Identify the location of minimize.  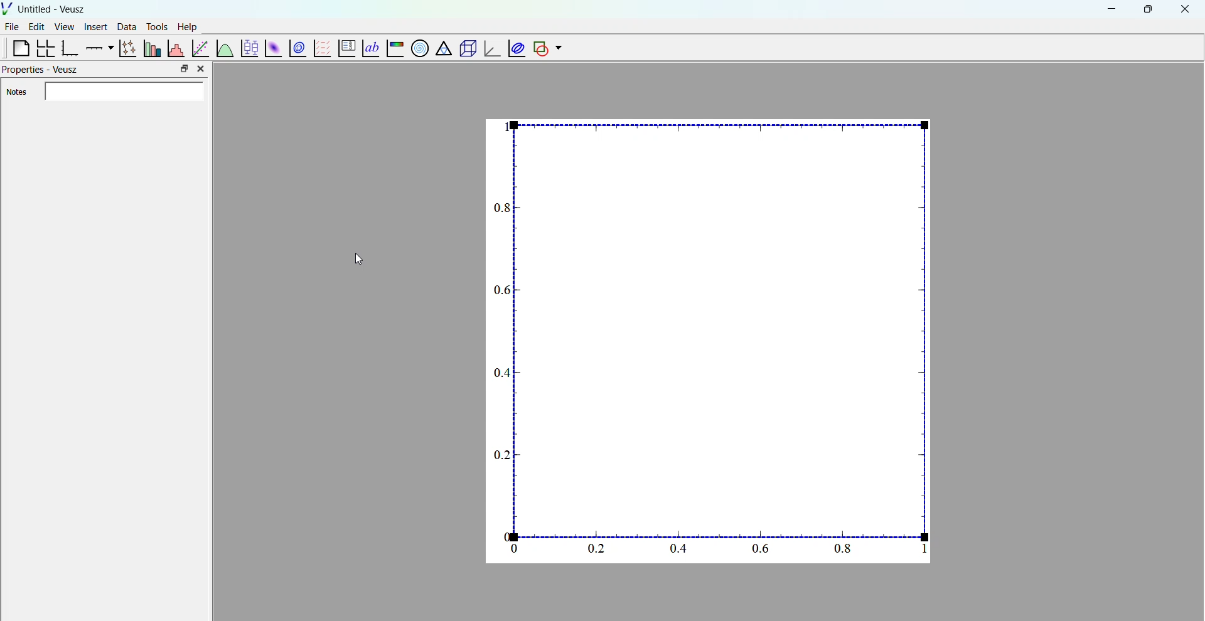
(1110, 8).